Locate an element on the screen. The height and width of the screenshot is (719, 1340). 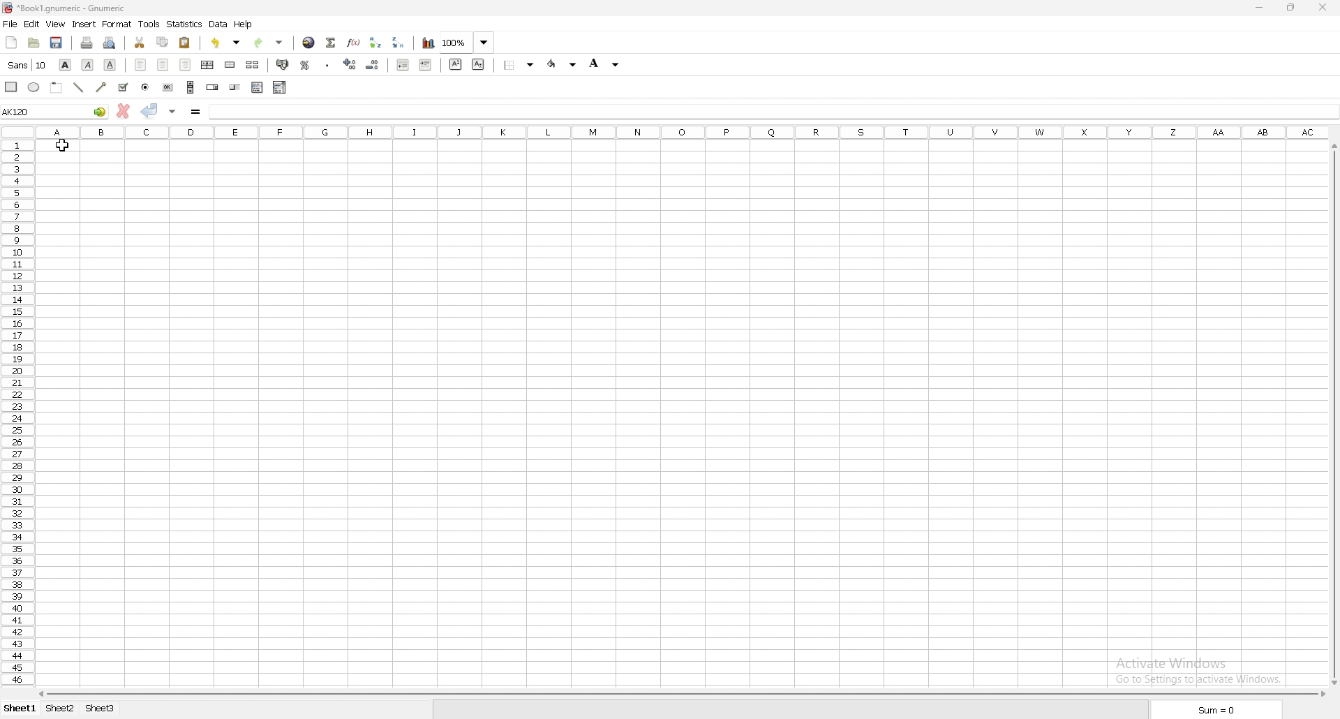
columns is located at coordinates (680, 132).